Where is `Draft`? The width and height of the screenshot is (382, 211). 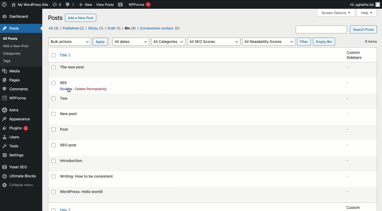
Draft is located at coordinates (114, 29).